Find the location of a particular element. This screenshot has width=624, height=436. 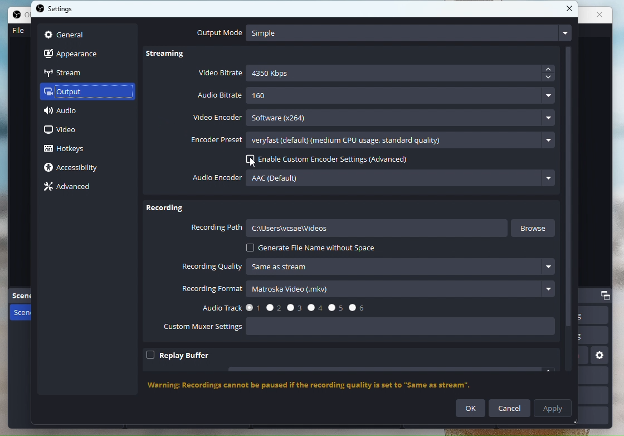

Recording qualitye is located at coordinates (368, 269).